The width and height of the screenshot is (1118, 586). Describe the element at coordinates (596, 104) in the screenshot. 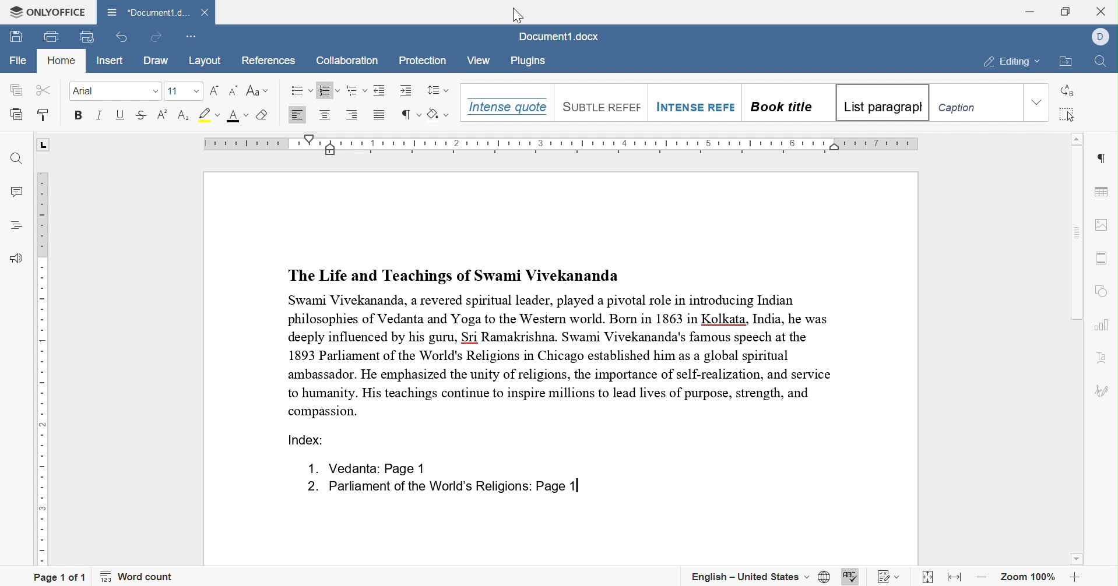

I see `subtle refef` at that location.